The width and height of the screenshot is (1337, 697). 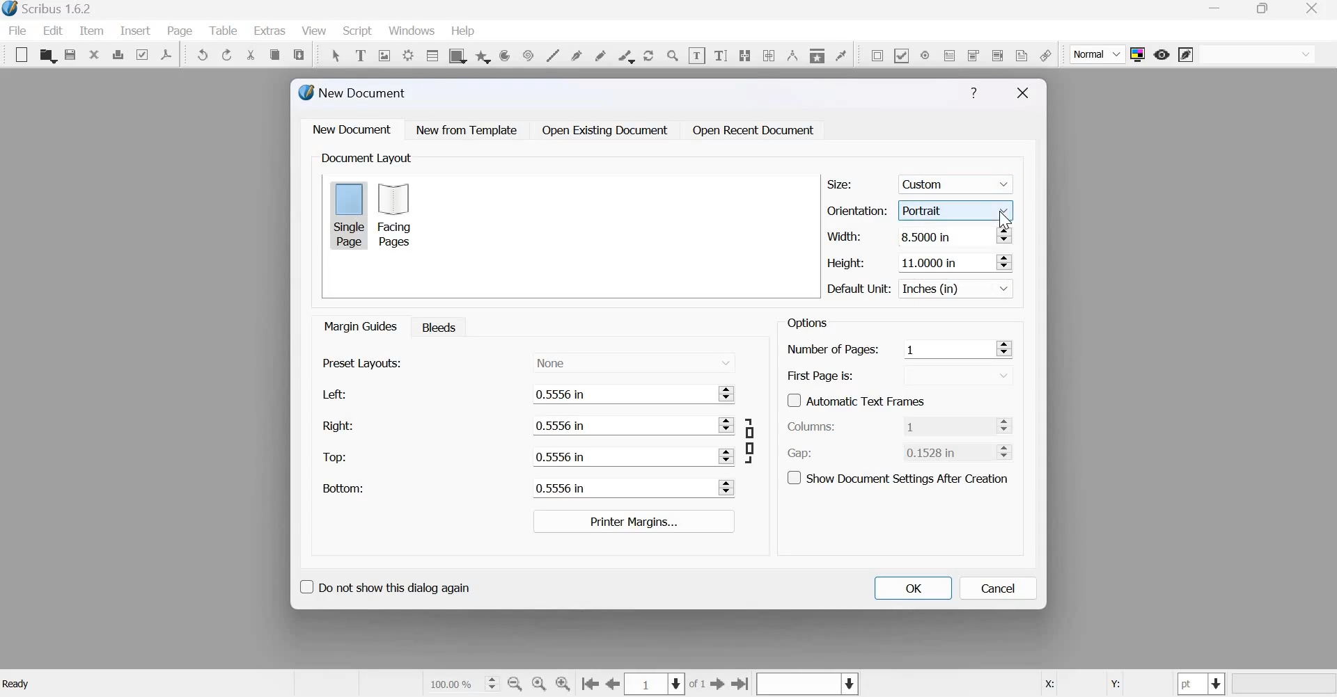 What do you see at coordinates (958, 182) in the screenshot?
I see `custom` at bounding box center [958, 182].